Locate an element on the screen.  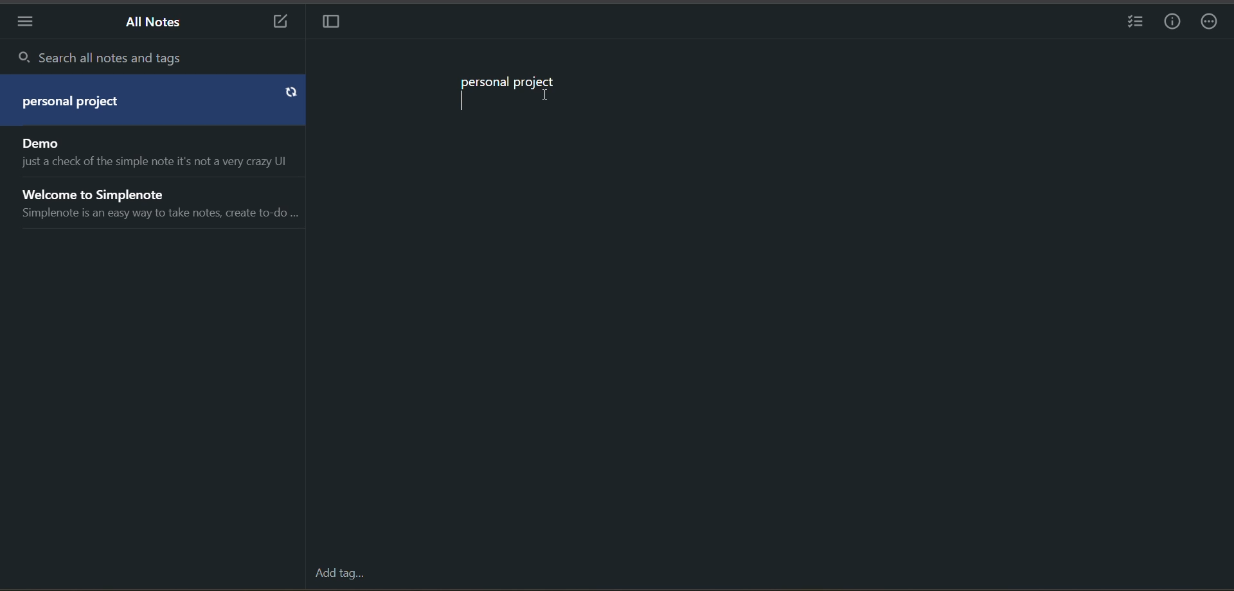
search all notes and tags is located at coordinates (158, 58).